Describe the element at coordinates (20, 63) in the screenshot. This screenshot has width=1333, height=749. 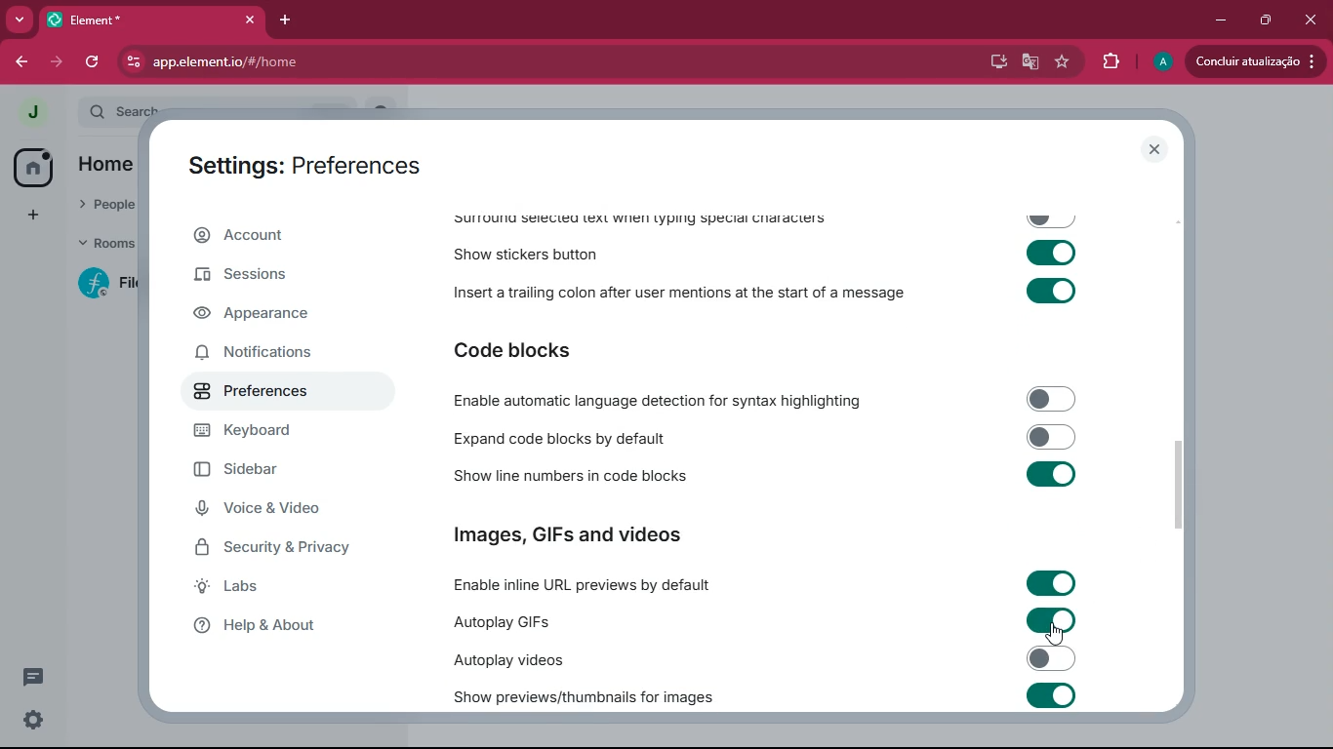
I see `back` at that location.